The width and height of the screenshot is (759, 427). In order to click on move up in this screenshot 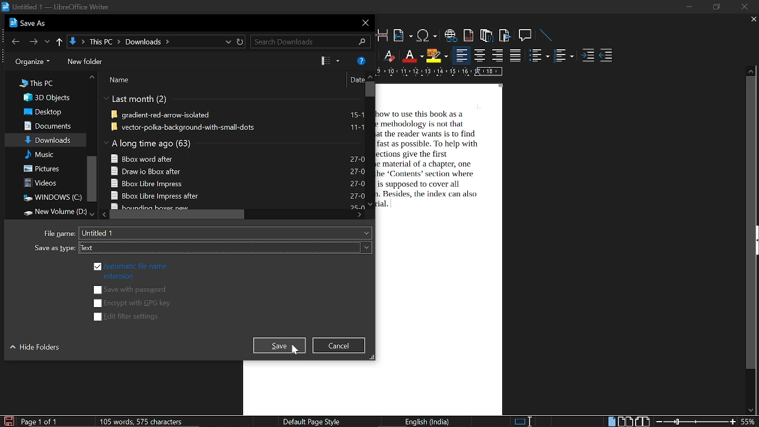, I will do `click(369, 77)`.